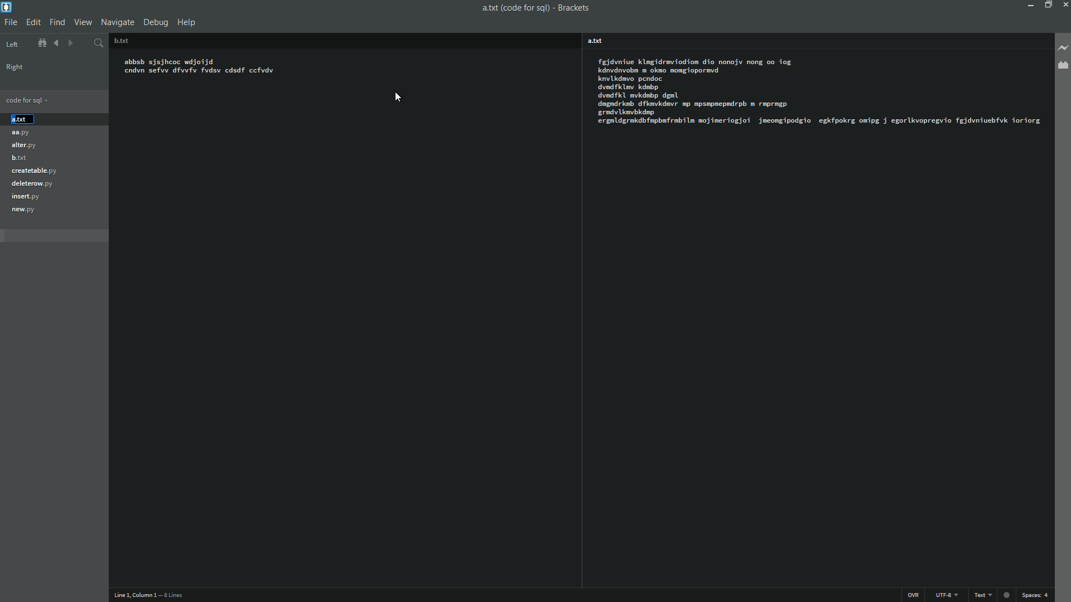  Describe the element at coordinates (627, 86) in the screenshot. I see `dvmdfklmv kdmbp` at that location.